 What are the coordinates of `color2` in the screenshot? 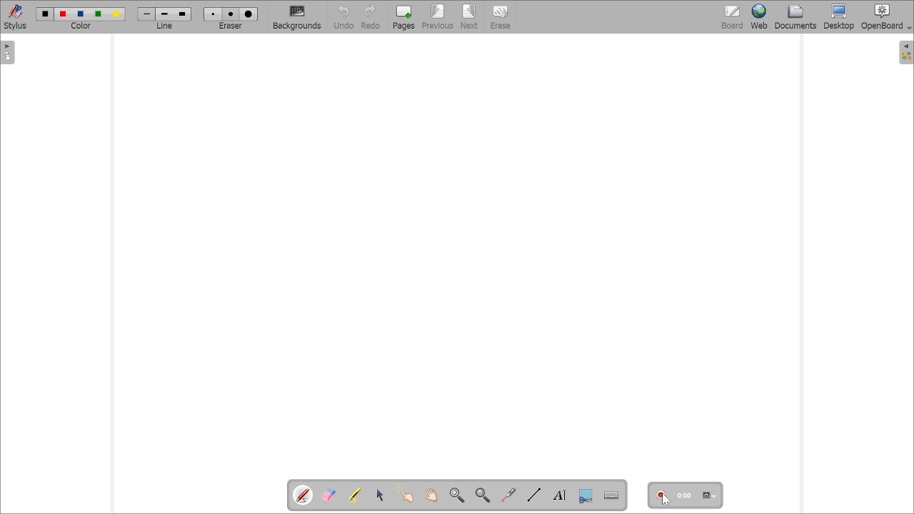 It's located at (63, 14).